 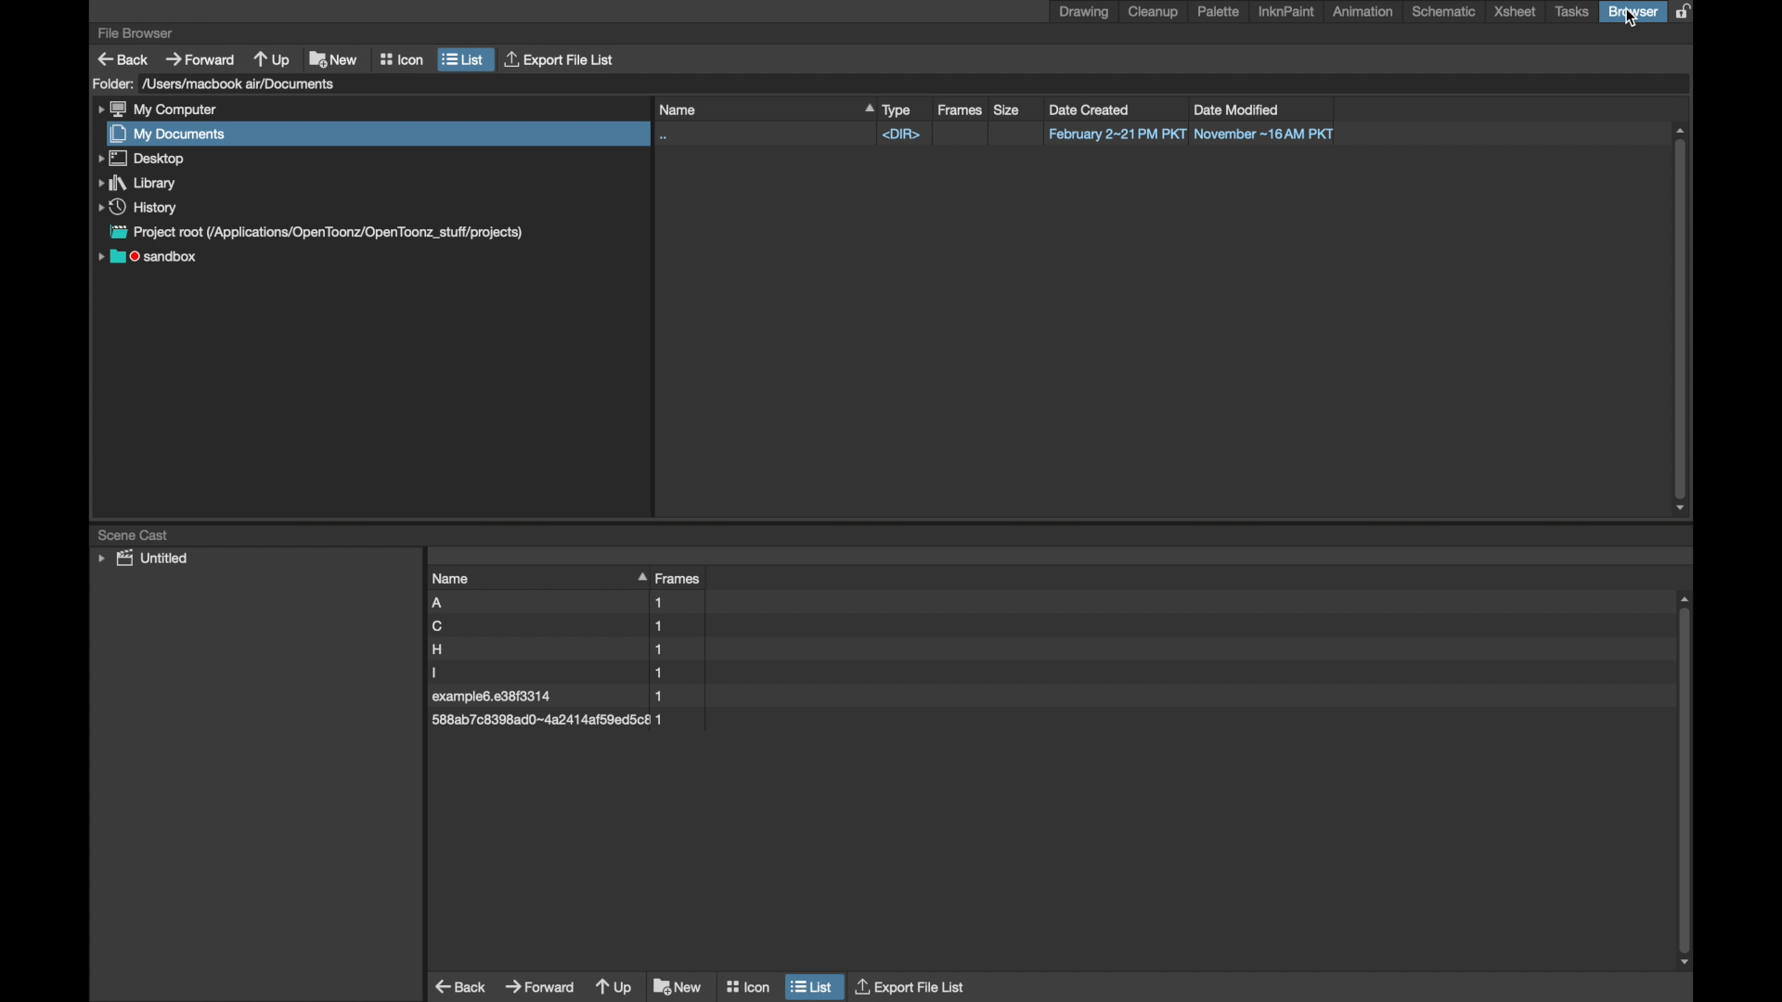 I want to click on back, so click(x=122, y=58).